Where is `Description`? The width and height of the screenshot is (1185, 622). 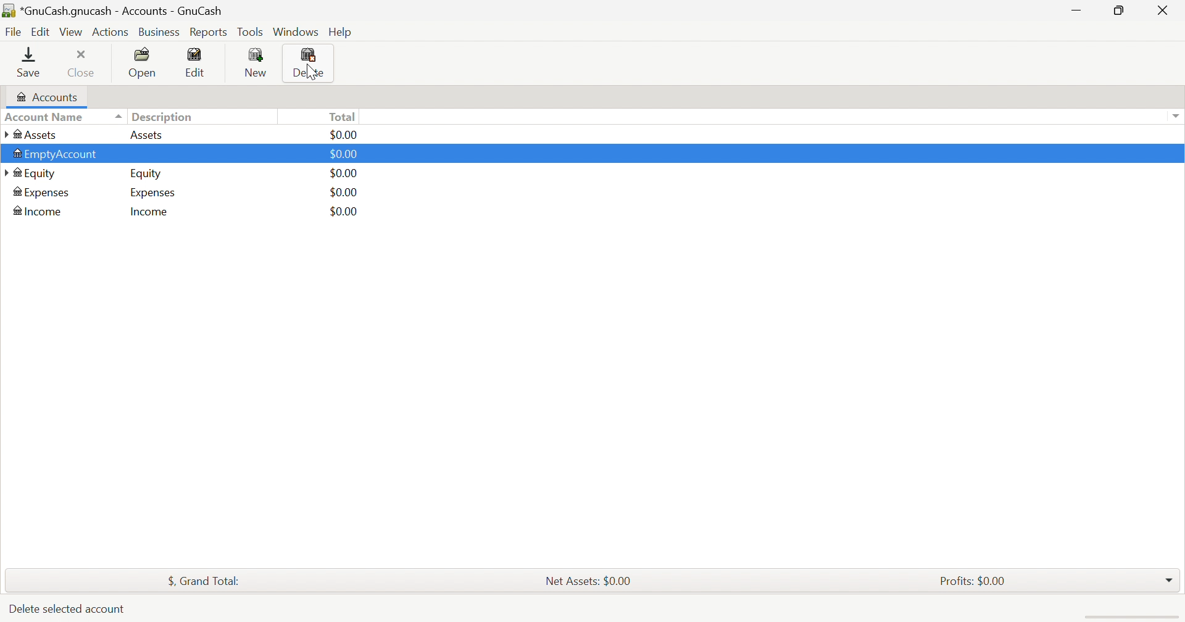 Description is located at coordinates (165, 117).